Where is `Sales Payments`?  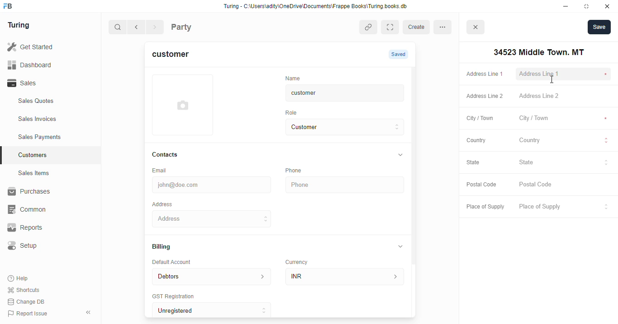
Sales Payments is located at coordinates (53, 137).